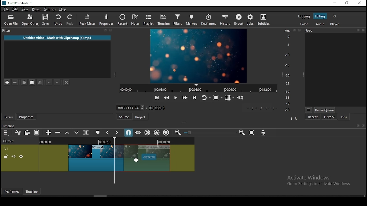 This screenshot has height=206, width=367. I want to click on ripple delete, so click(58, 132).